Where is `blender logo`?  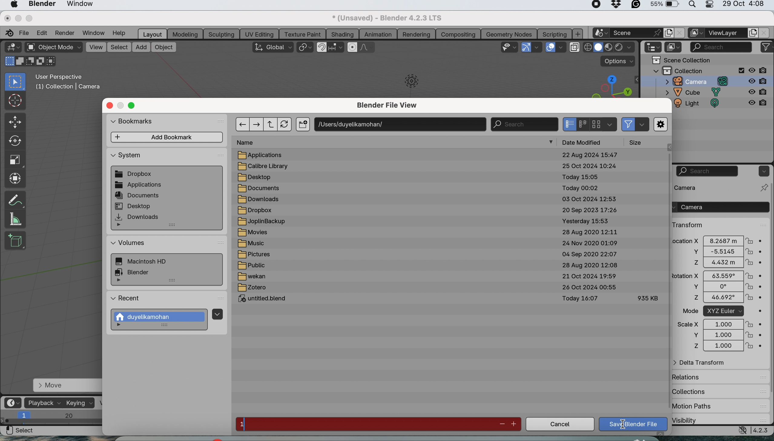 blender logo is located at coordinates (8, 33).